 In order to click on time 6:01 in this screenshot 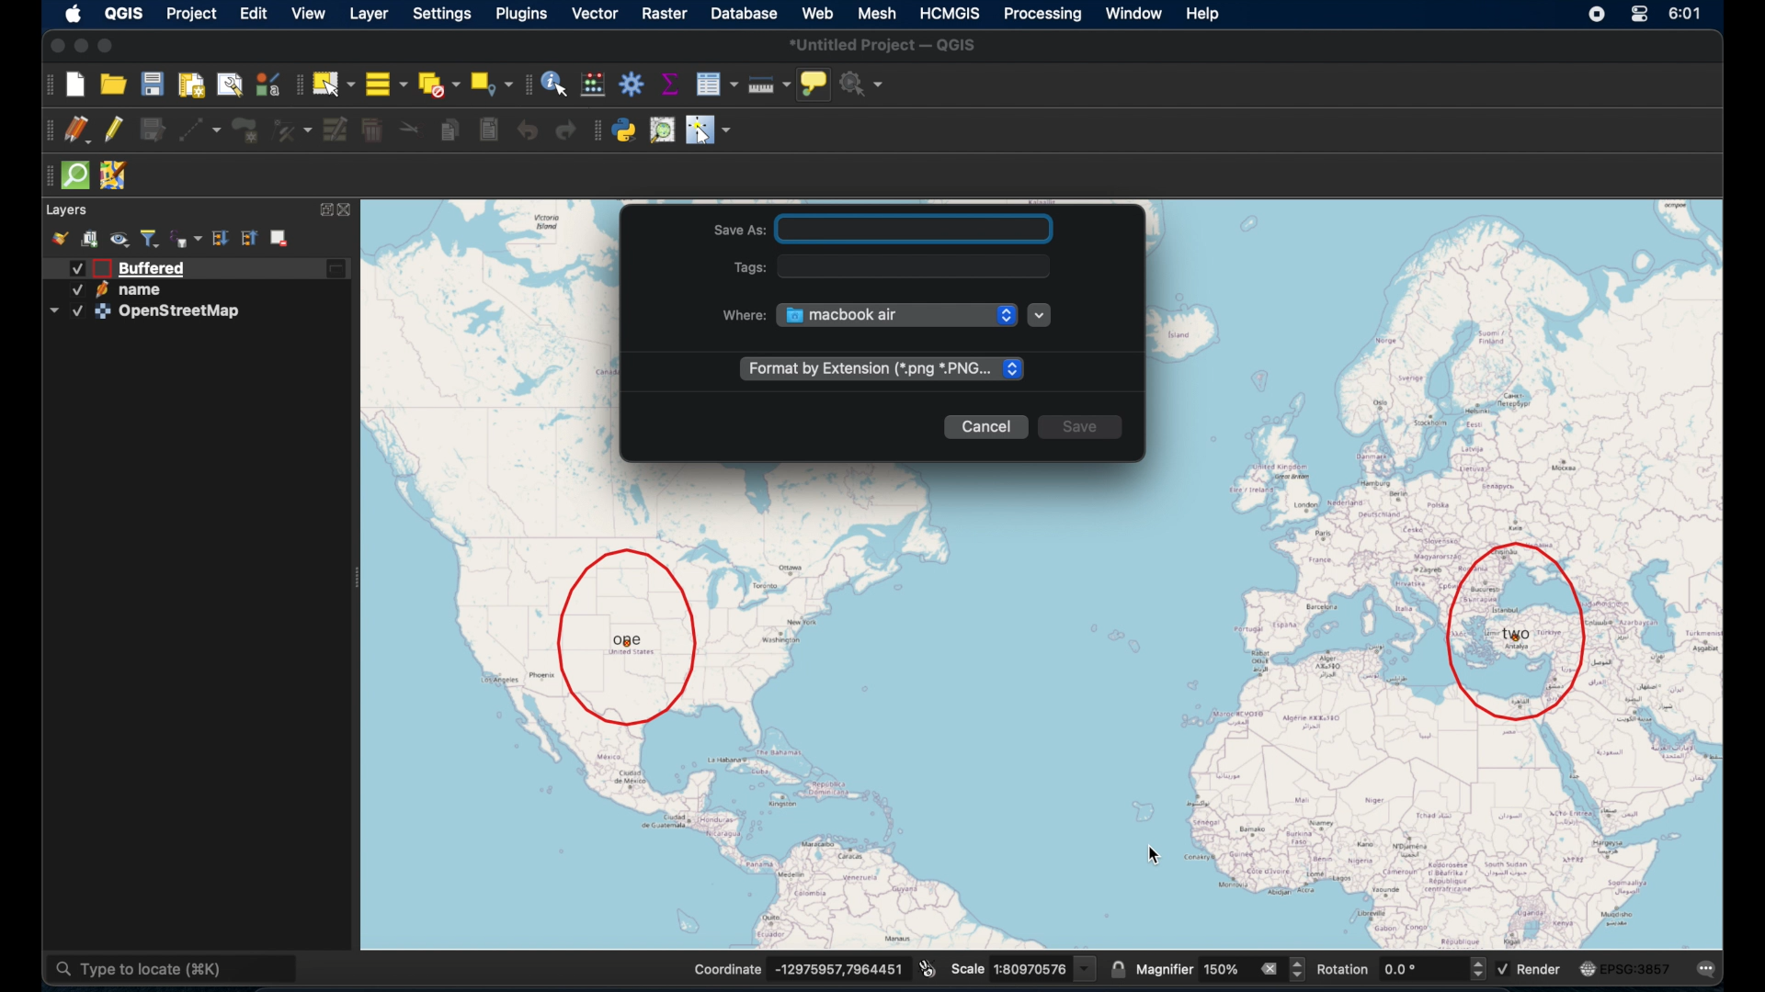, I will do `click(1684, 14)`.